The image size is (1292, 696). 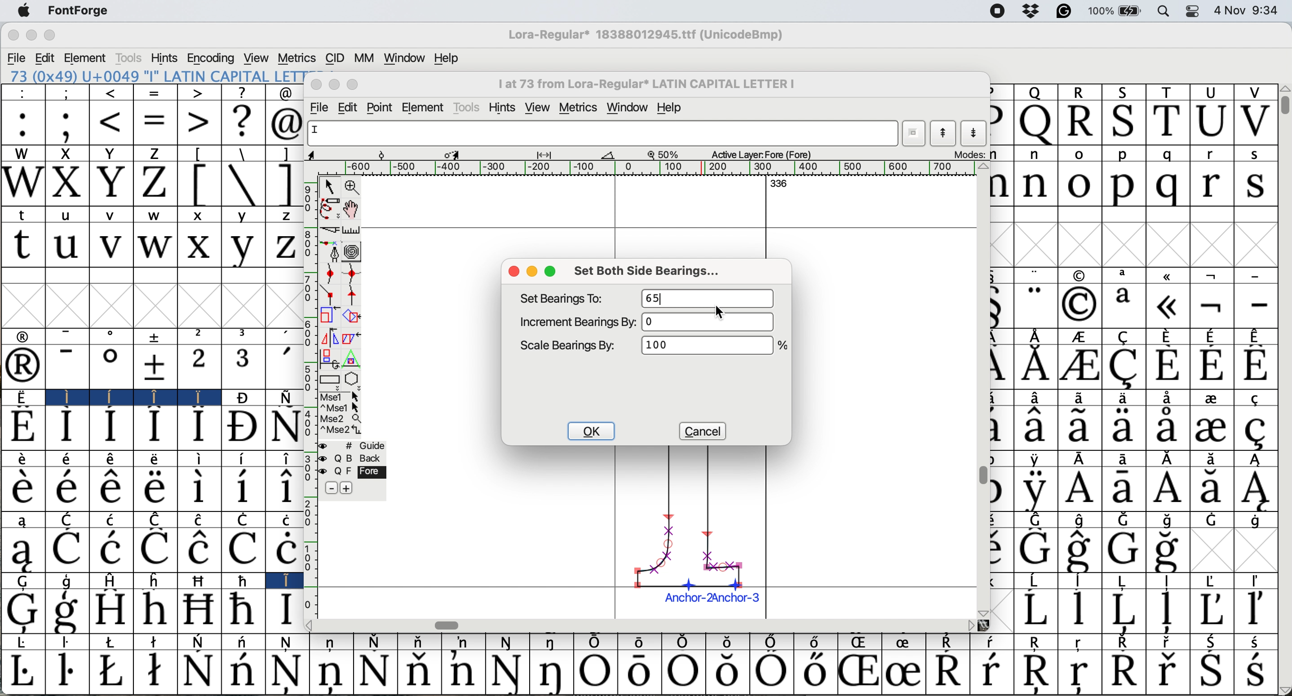 What do you see at coordinates (112, 123) in the screenshot?
I see `<` at bounding box center [112, 123].